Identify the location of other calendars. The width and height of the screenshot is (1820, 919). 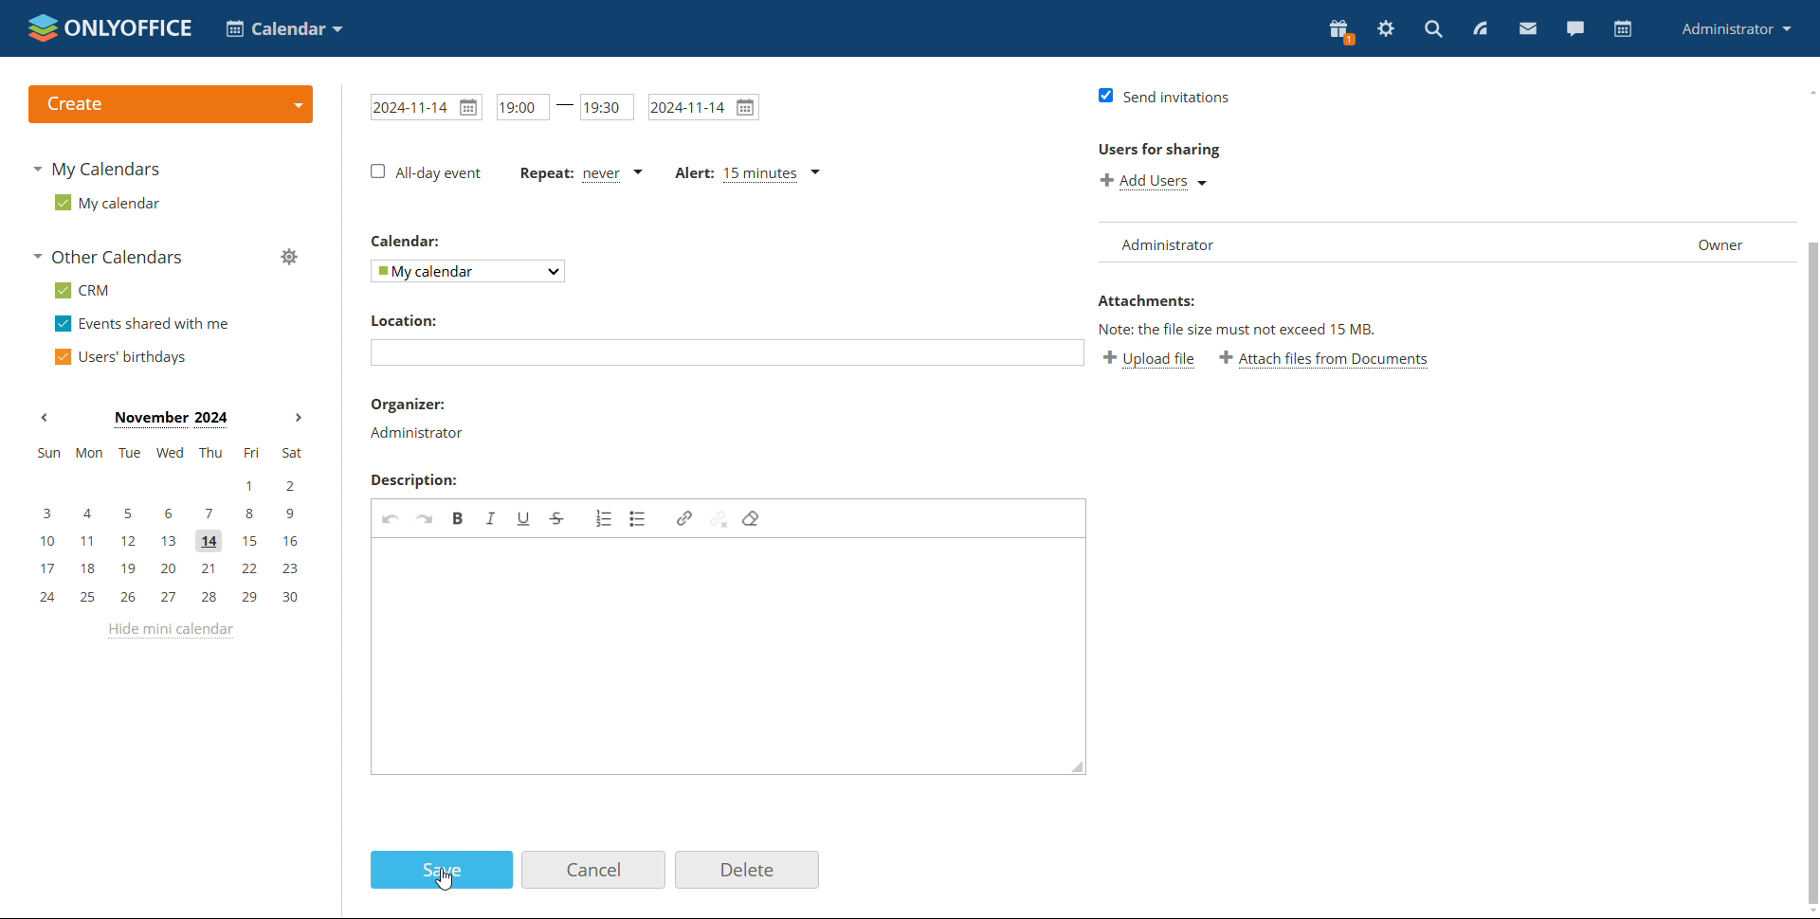
(108, 256).